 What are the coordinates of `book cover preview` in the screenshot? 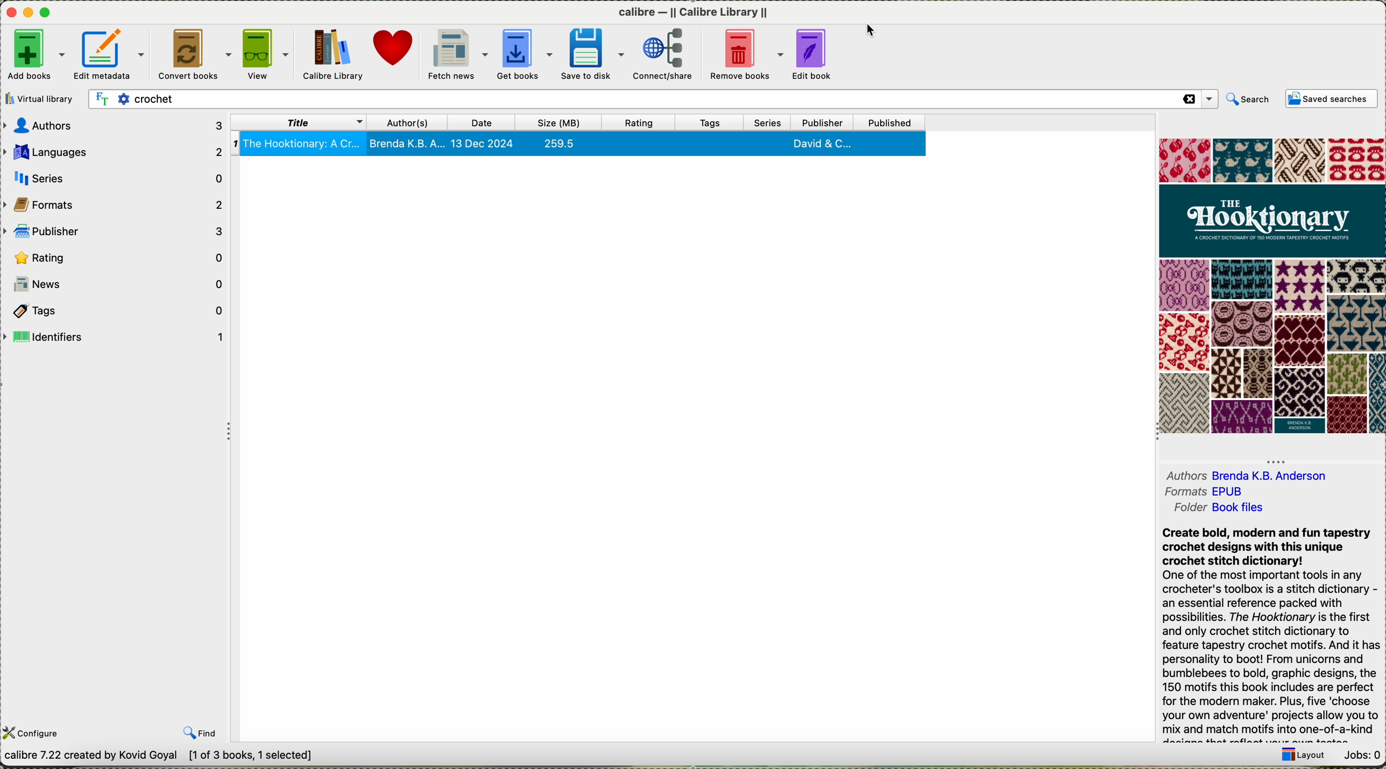 It's located at (1275, 285).